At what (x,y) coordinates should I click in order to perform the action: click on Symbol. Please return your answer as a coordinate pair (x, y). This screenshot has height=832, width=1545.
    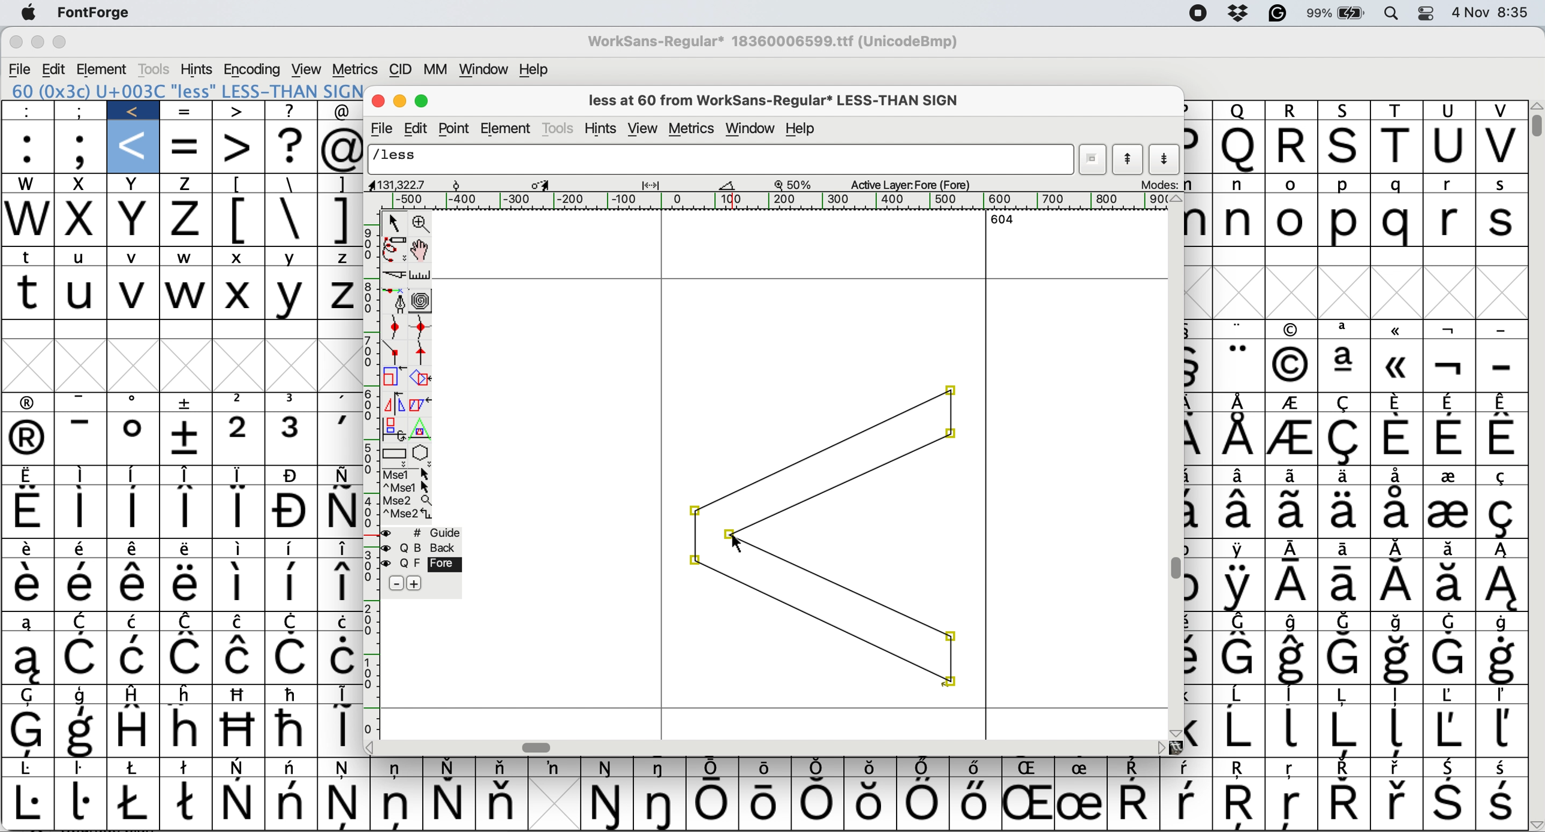
    Looking at the image, I should click on (1239, 731).